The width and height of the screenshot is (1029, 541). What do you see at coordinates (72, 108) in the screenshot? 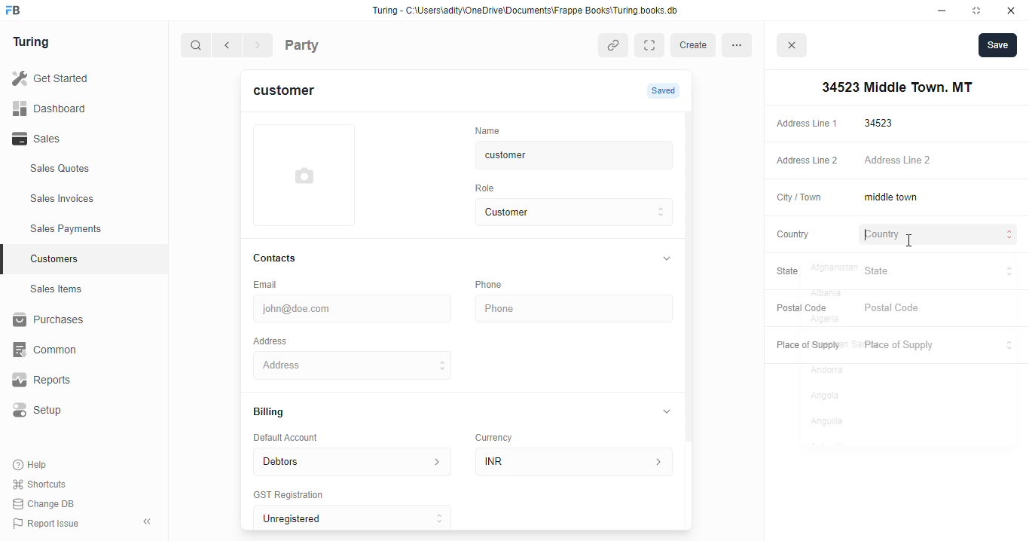
I see `Dashboard` at bounding box center [72, 108].